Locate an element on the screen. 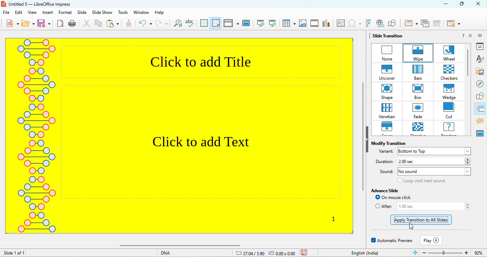 The height and width of the screenshot is (257, 487). play is located at coordinates (432, 240).